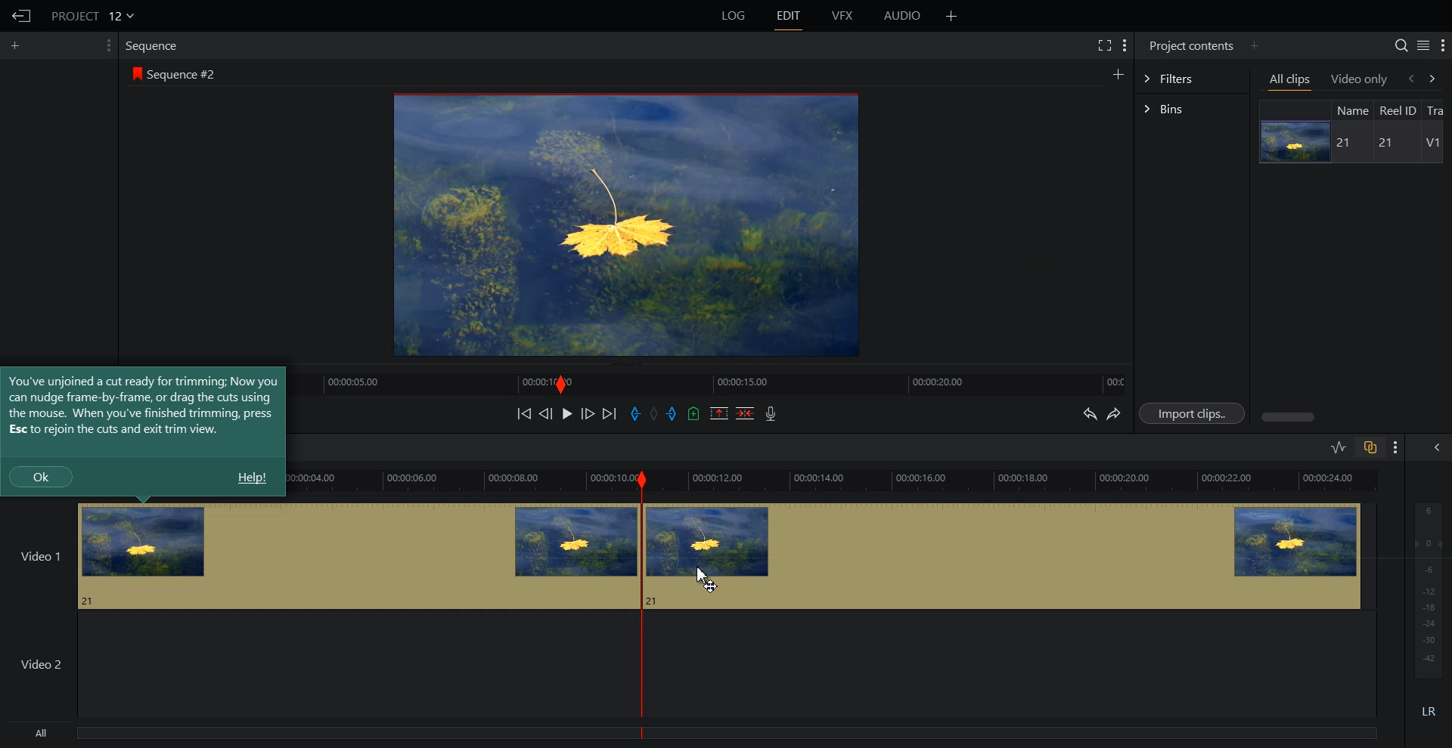 Image resolution: width=1452 pixels, height=748 pixels. Describe the element at coordinates (41, 476) in the screenshot. I see `ok` at that location.